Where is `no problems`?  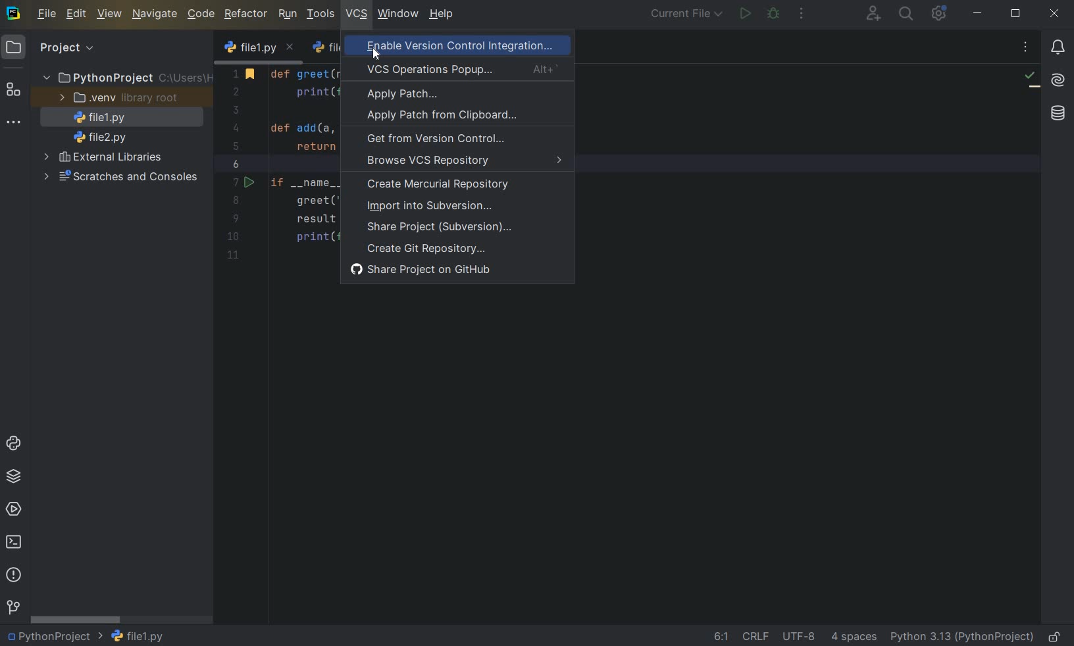 no problems is located at coordinates (1031, 79).